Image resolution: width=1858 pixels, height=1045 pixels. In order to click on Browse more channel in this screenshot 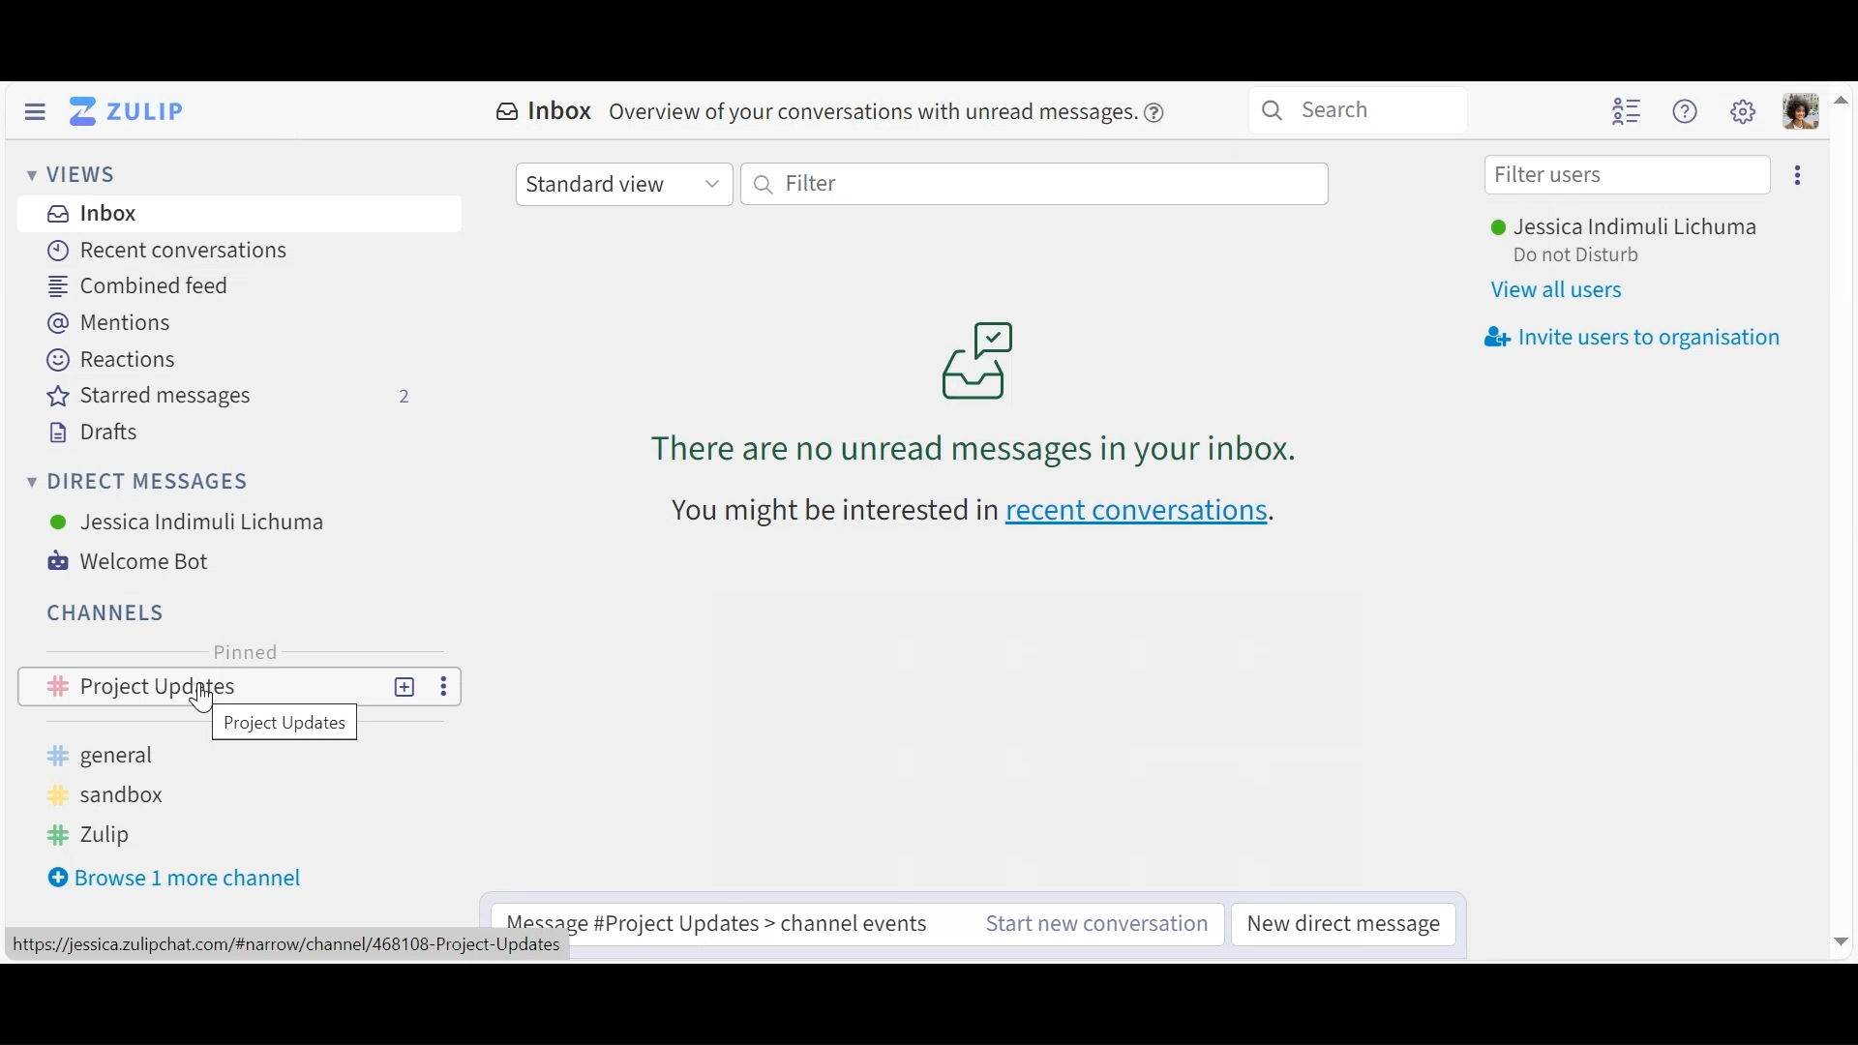, I will do `click(179, 877)`.